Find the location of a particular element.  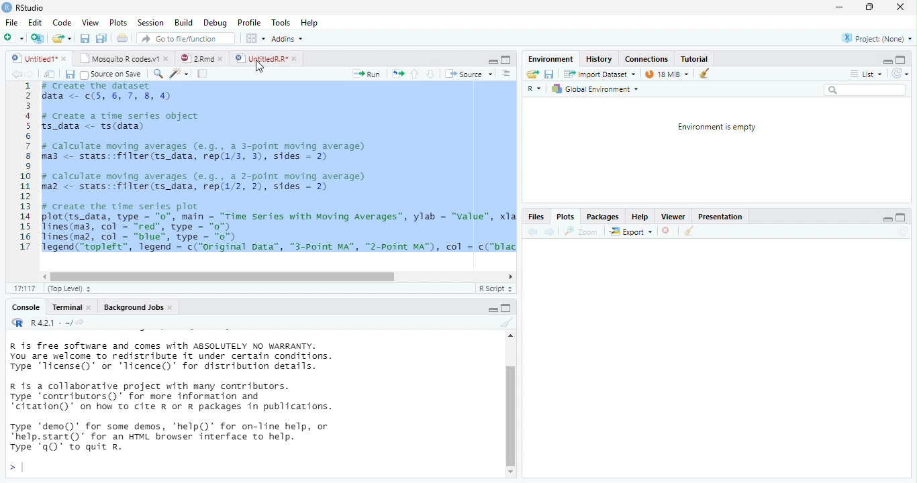

Global Environment is located at coordinates (595, 89).